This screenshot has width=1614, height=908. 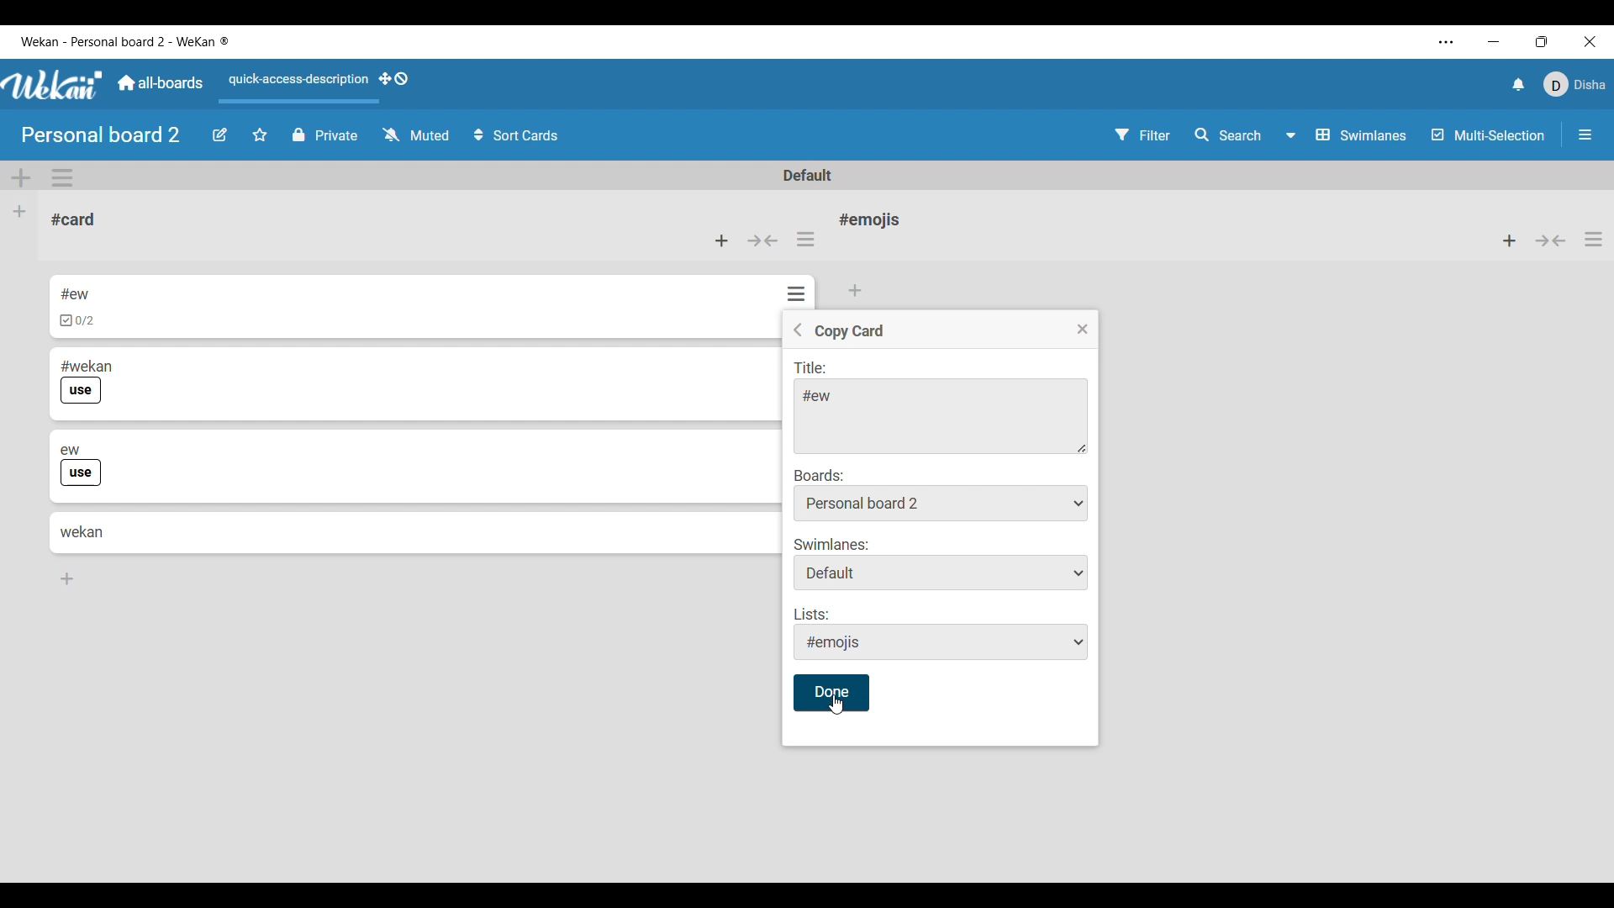 I want to click on Indicates title, so click(x=812, y=369).